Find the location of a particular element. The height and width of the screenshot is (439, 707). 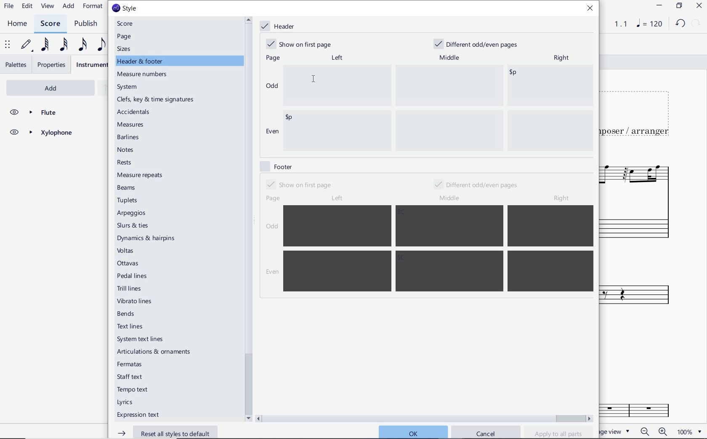

TITLE is located at coordinates (638, 114).